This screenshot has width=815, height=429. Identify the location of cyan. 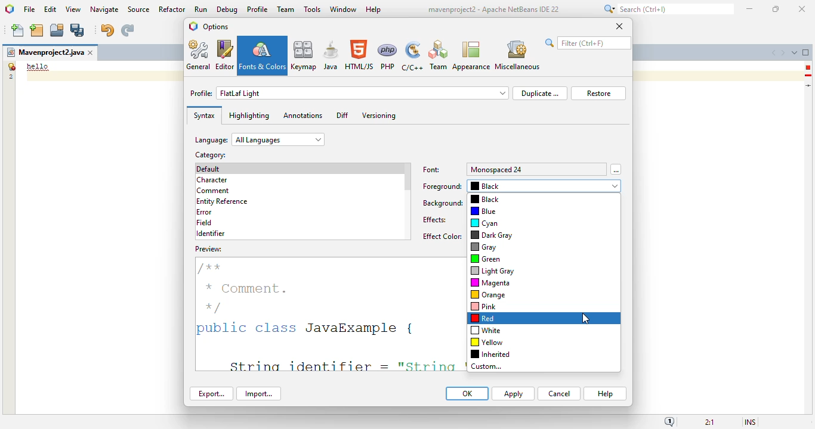
(484, 223).